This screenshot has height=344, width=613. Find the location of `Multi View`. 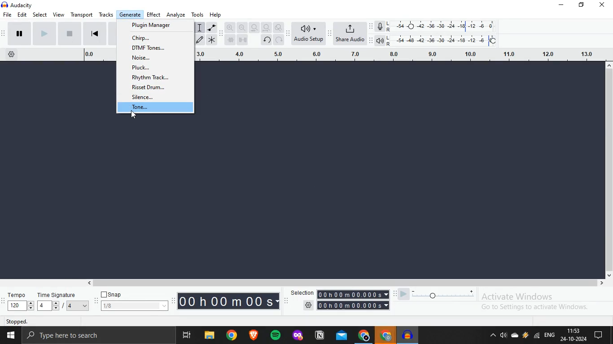

Multi View is located at coordinates (187, 335).